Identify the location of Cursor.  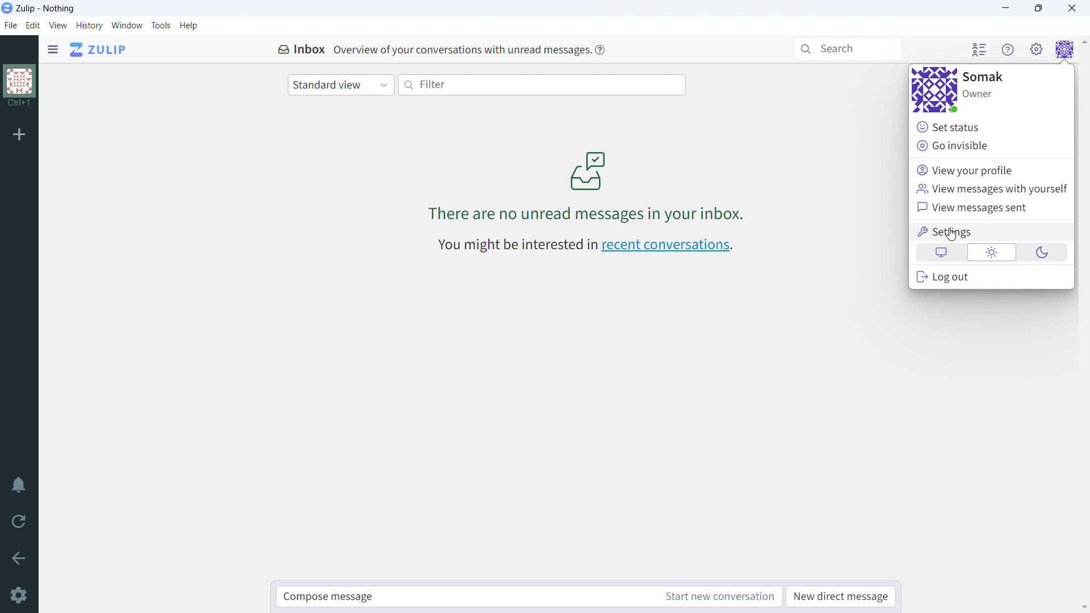
(953, 235).